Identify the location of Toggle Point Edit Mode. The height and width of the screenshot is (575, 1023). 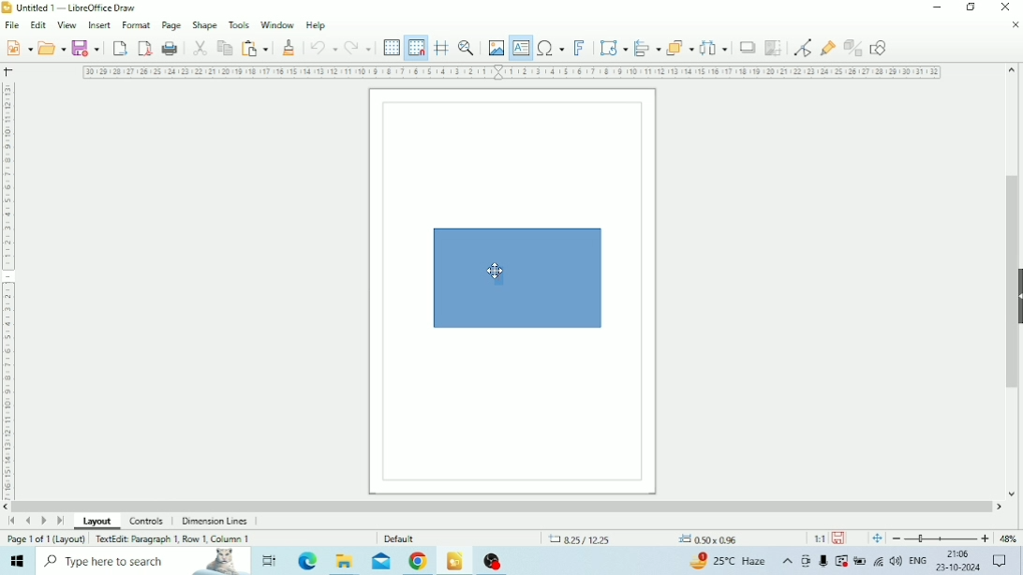
(804, 49).